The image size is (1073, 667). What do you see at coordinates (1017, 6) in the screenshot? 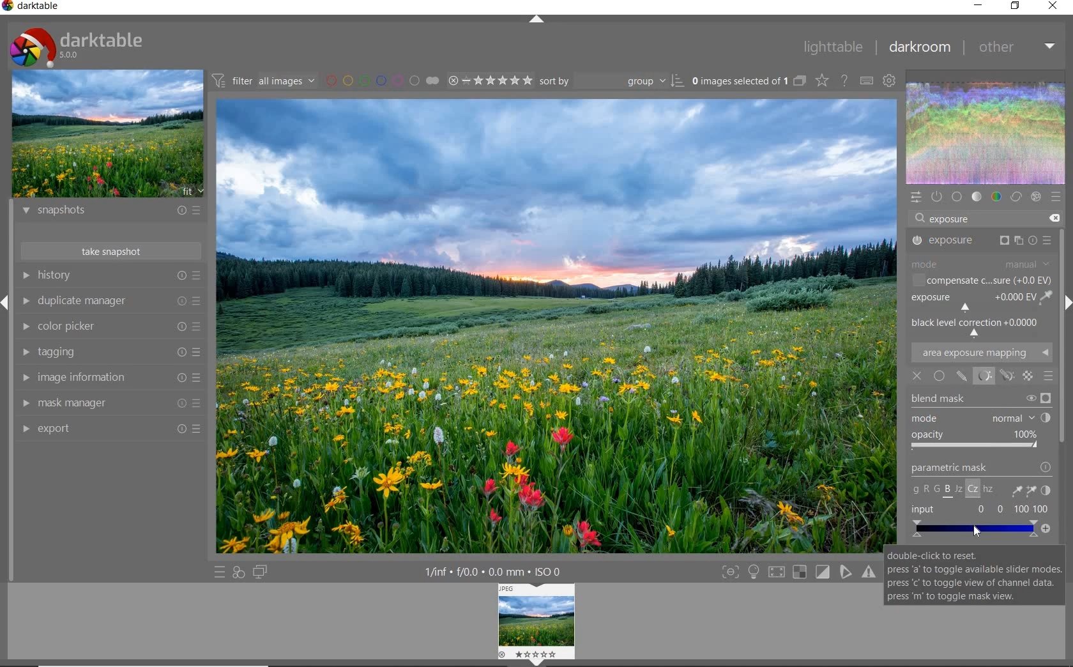
I see `restore` at bounding box center [1017, 6].